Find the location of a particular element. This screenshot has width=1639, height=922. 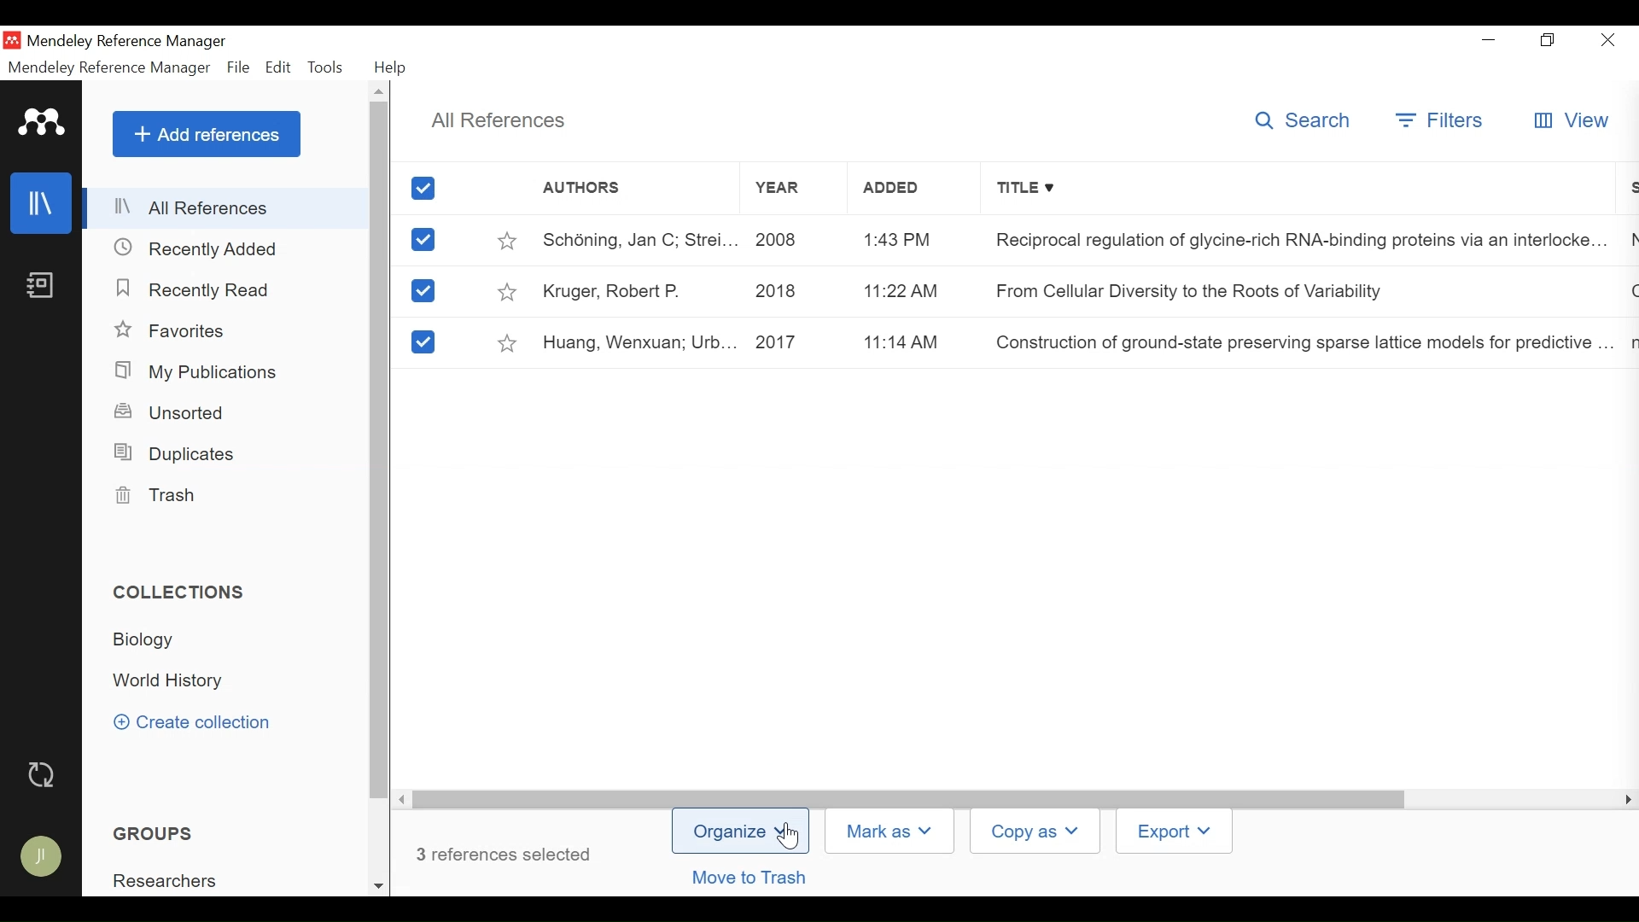

Duplicates is located at coordinates (176, 454).